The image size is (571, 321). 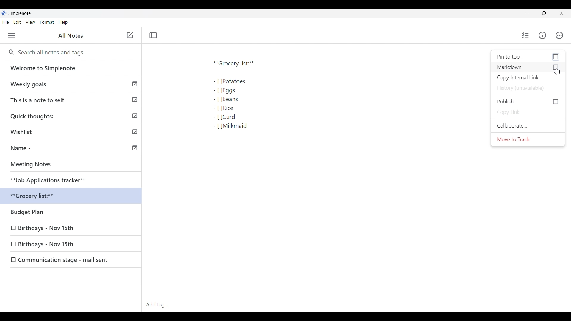 I want to click on Resize, so click(x=543, y=14).